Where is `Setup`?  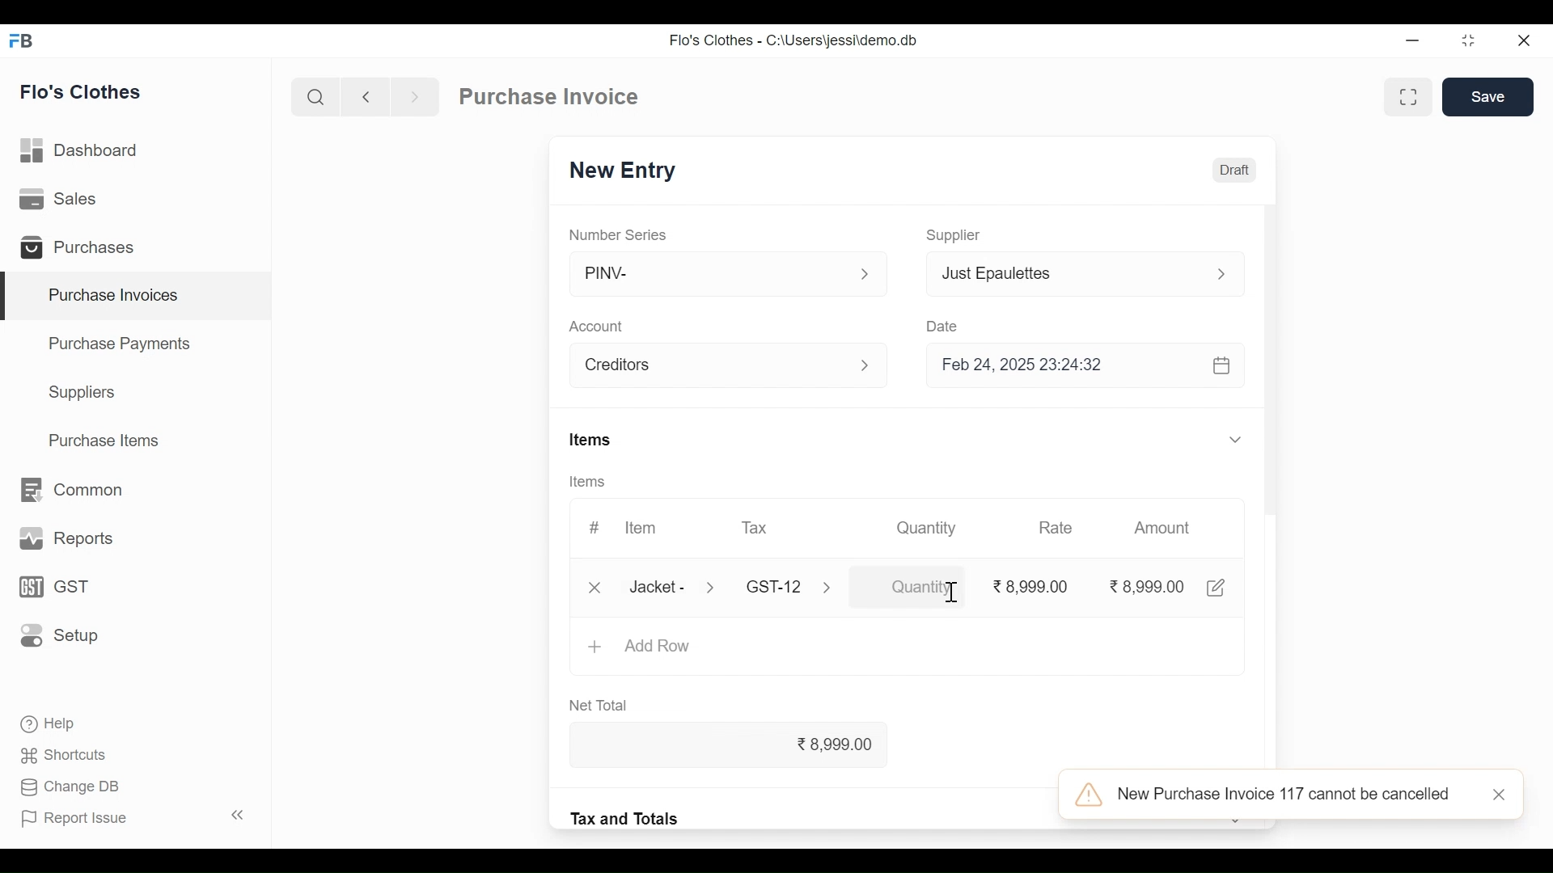 Setup is located at coordinates (55, 636).